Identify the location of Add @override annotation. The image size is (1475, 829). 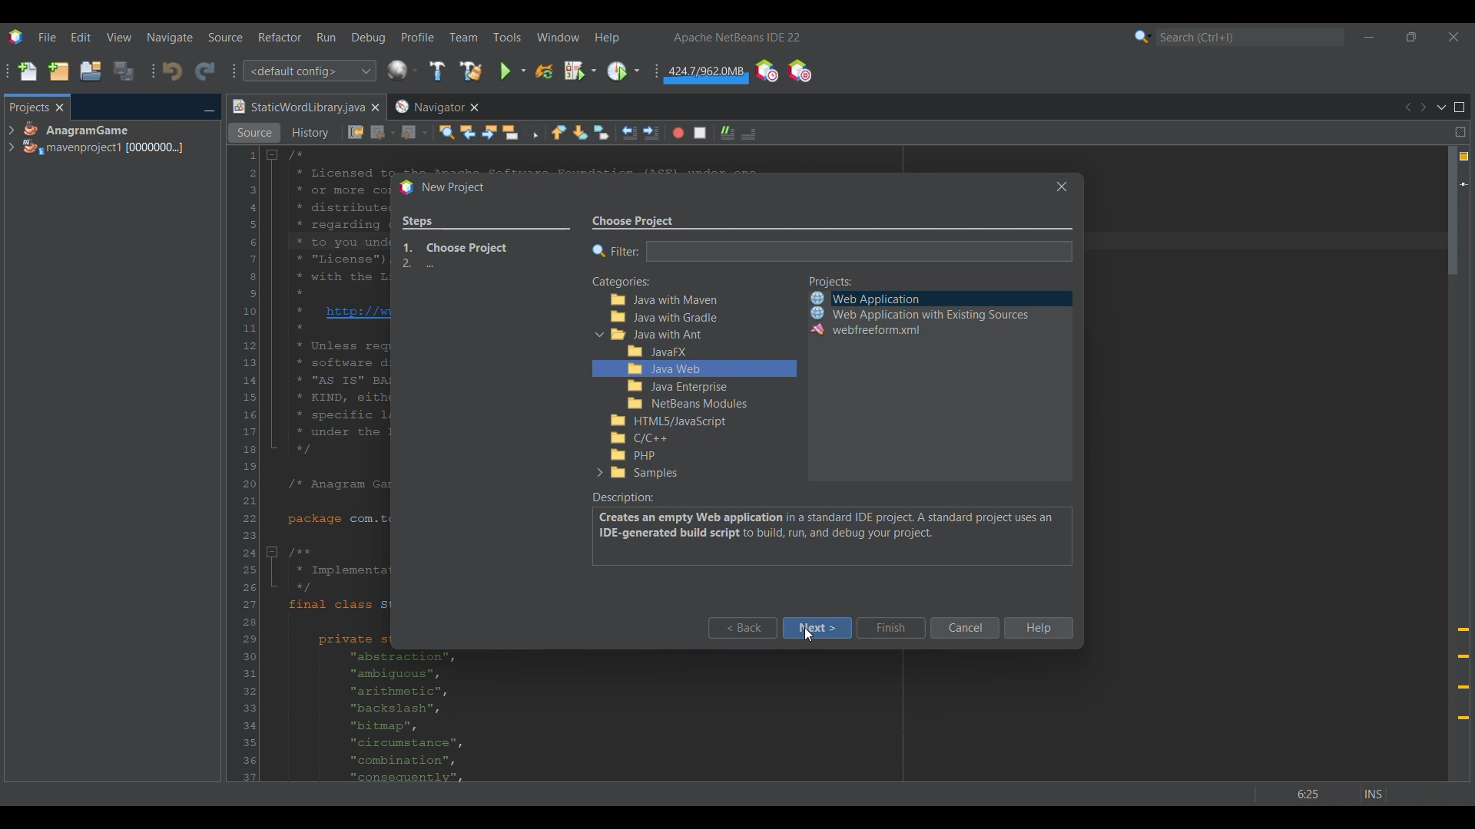
(1463, 674).